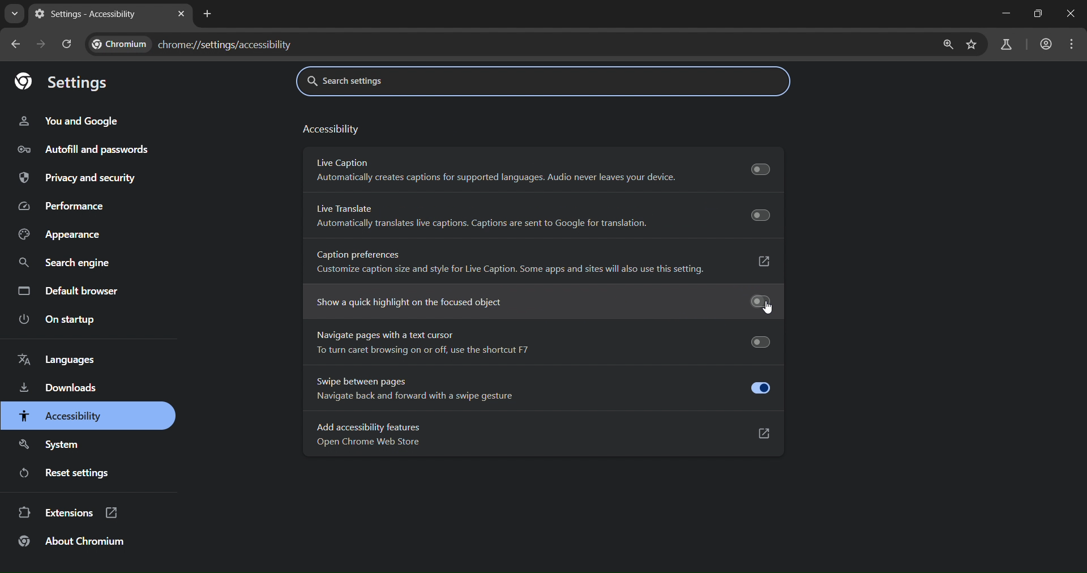 Image resolution: width=1087 pixels, height=573 pixels. Describe the element at coordinates (494, 170) in the screenshot. I see `live caption` at that location.